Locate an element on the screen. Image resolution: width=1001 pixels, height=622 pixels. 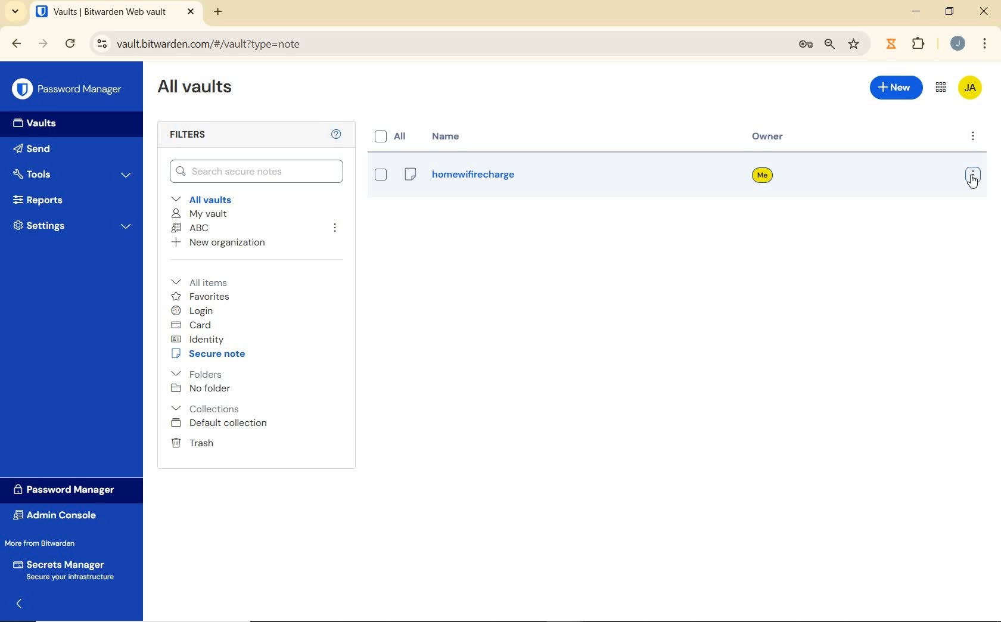
eye box is located at coordinates (380, 175).